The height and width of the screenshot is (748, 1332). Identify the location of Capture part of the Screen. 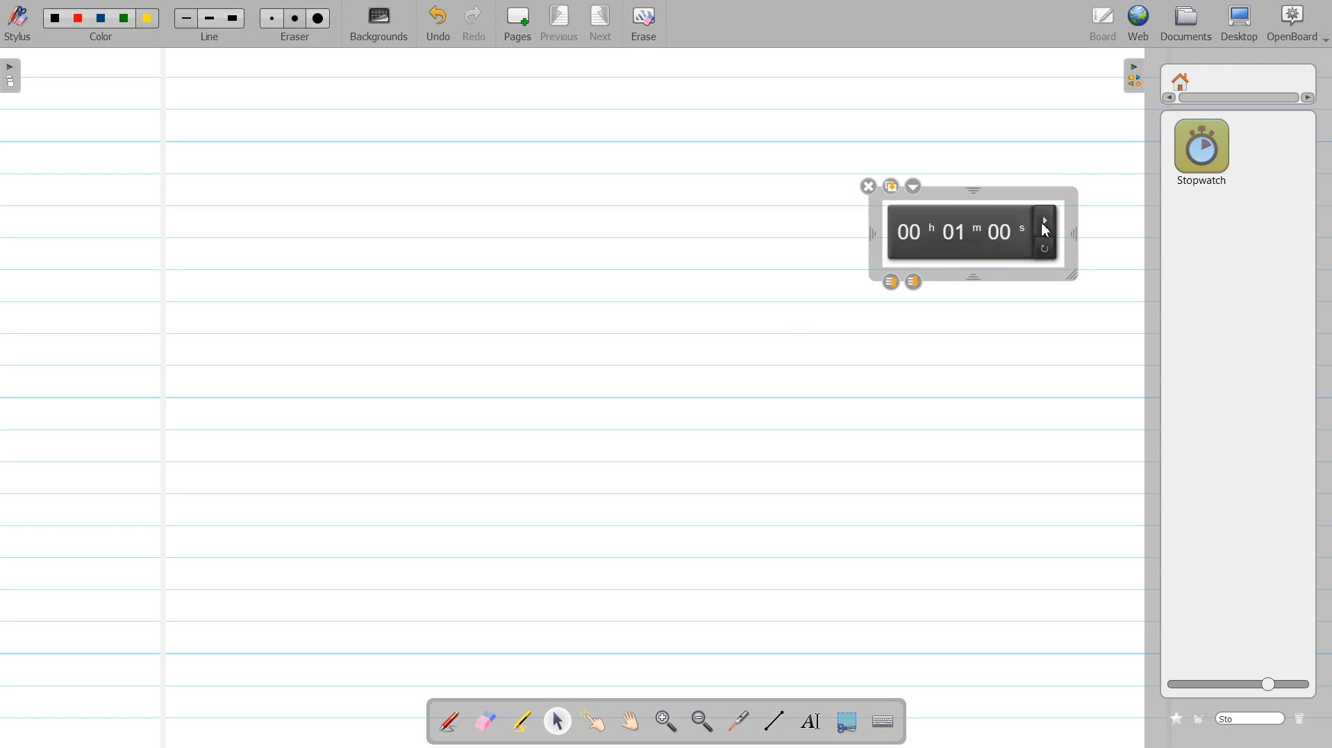
(849, 722).